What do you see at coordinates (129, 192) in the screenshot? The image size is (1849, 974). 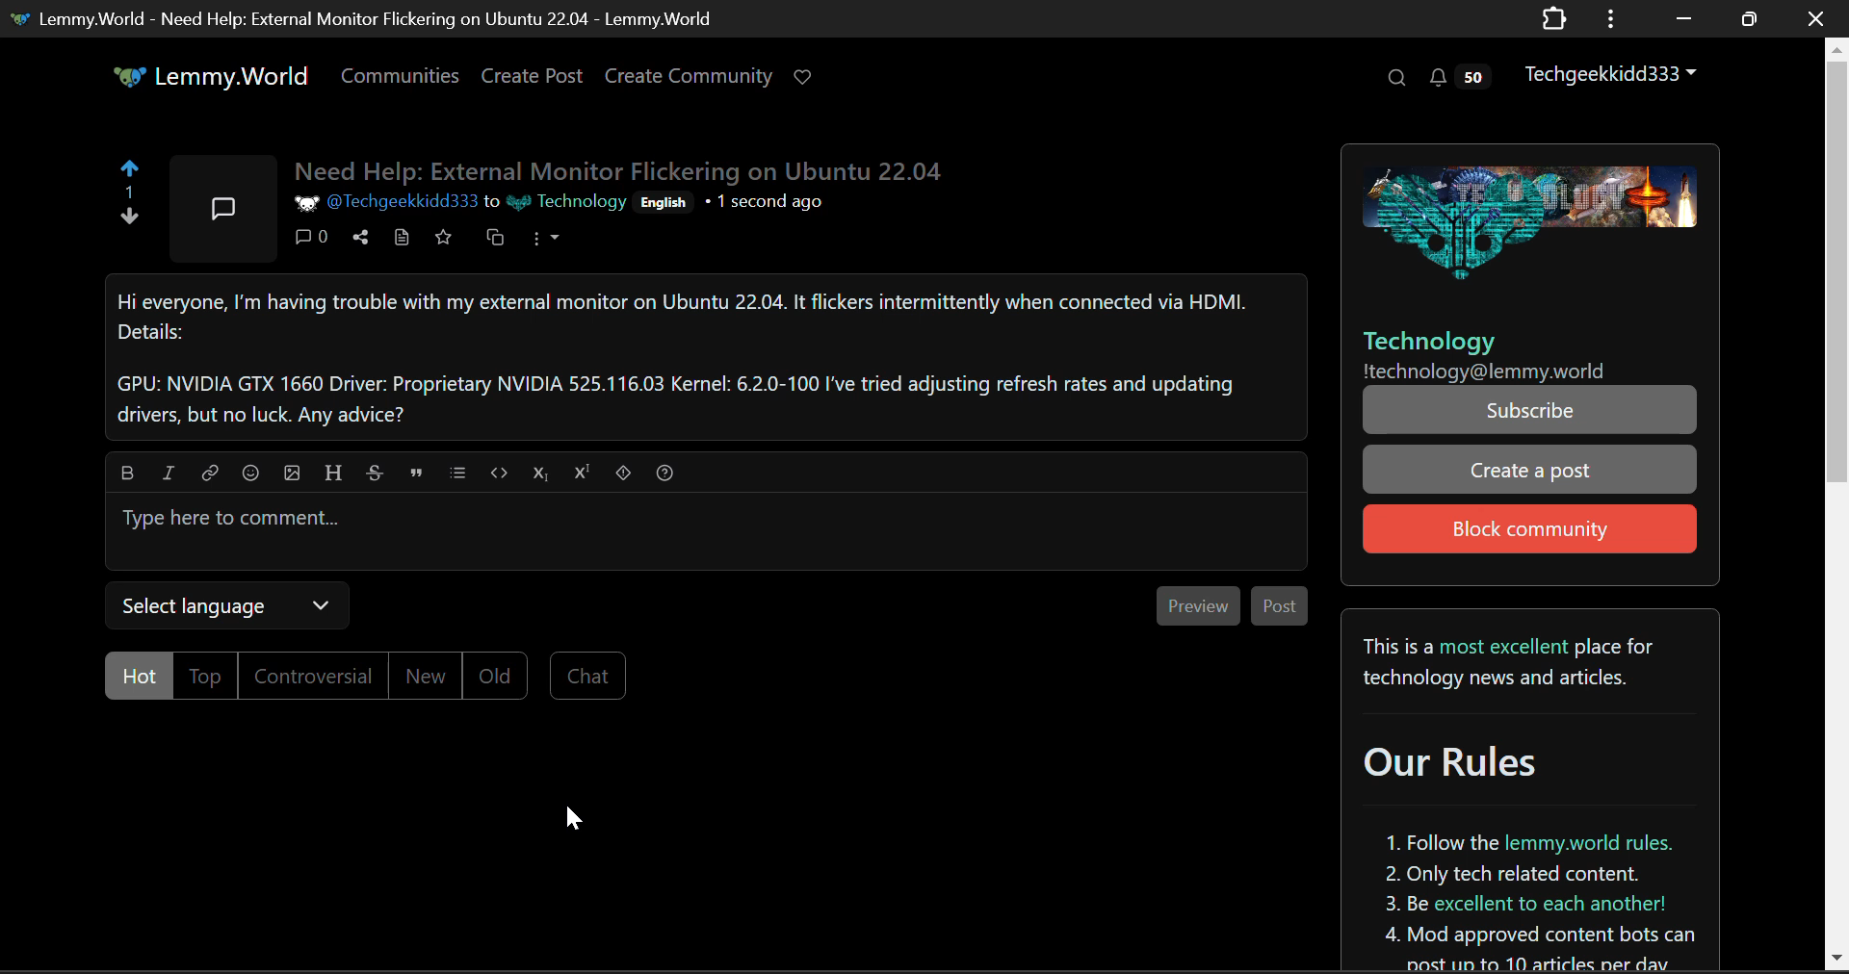 I see `Post Votes Counter` at bounding box center [129, 192].